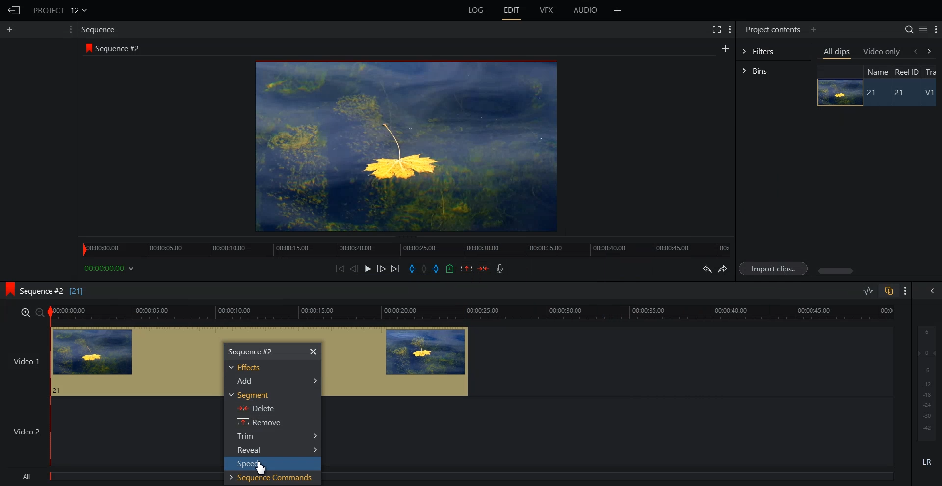 This screenshot has width=942, height=486. Describe the element at coordinates (403, 145) in the screenshot. I see `Window preview` at that location.